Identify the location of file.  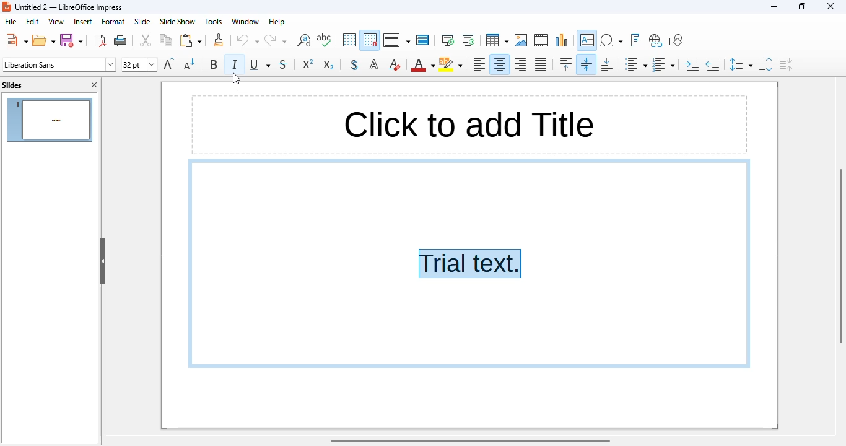
(11, 21).